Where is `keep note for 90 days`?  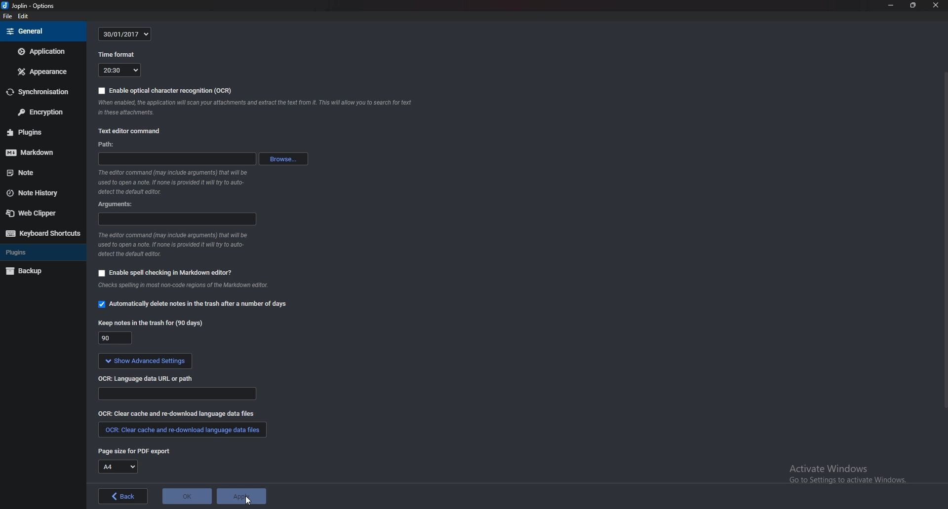
keep note for 90 days is located at coordinates (152, 322).